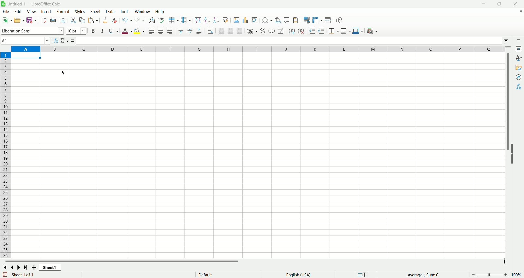  What do you see at coordinates (40, 275) in the screenshot?
I see `sheet number` at bounding box center [40, 275].